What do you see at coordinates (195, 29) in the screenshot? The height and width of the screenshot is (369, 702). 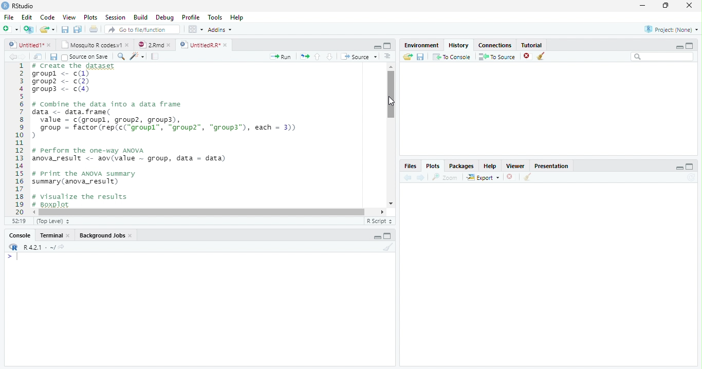 I see `Workspace pane` at bounding box center [195, 29].